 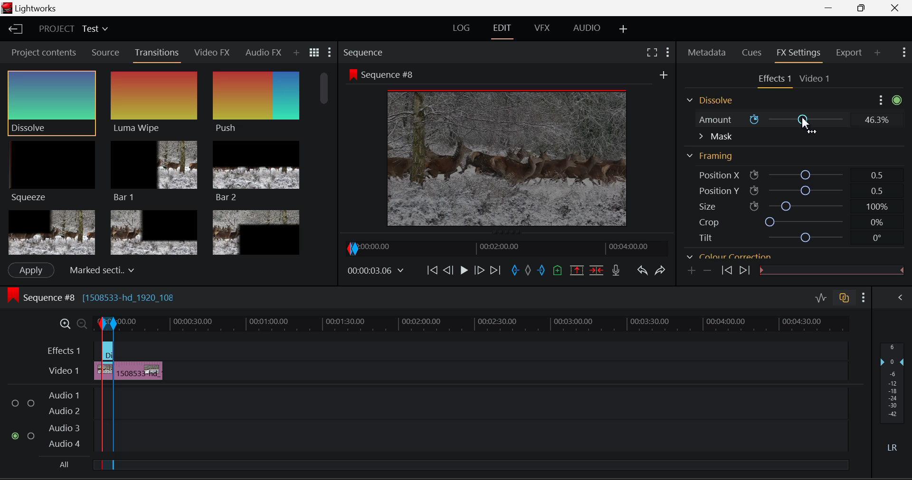 I want to click on Audio FX, so click(x=264, y=52).